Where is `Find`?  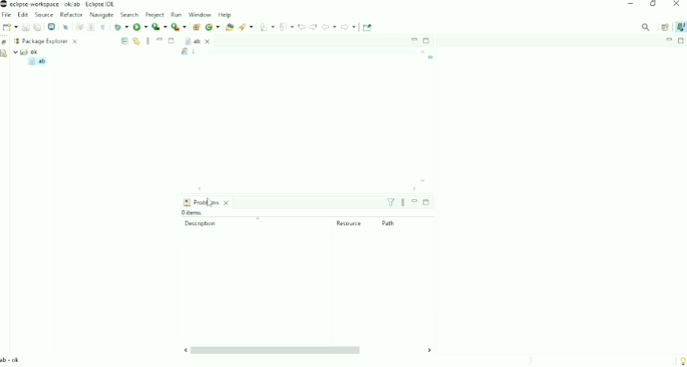
Find is located at coordinates (646, 27).